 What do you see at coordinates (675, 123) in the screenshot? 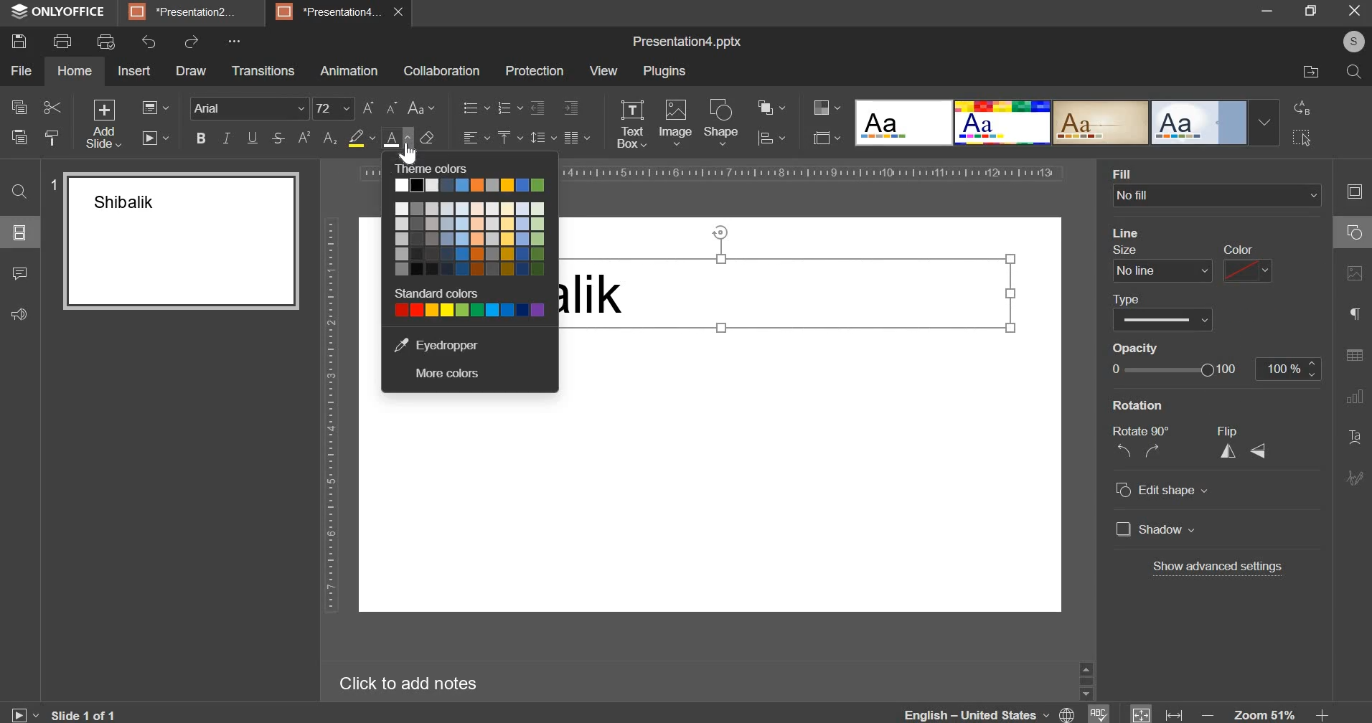
I see `image` at bounding box center [675, 123].